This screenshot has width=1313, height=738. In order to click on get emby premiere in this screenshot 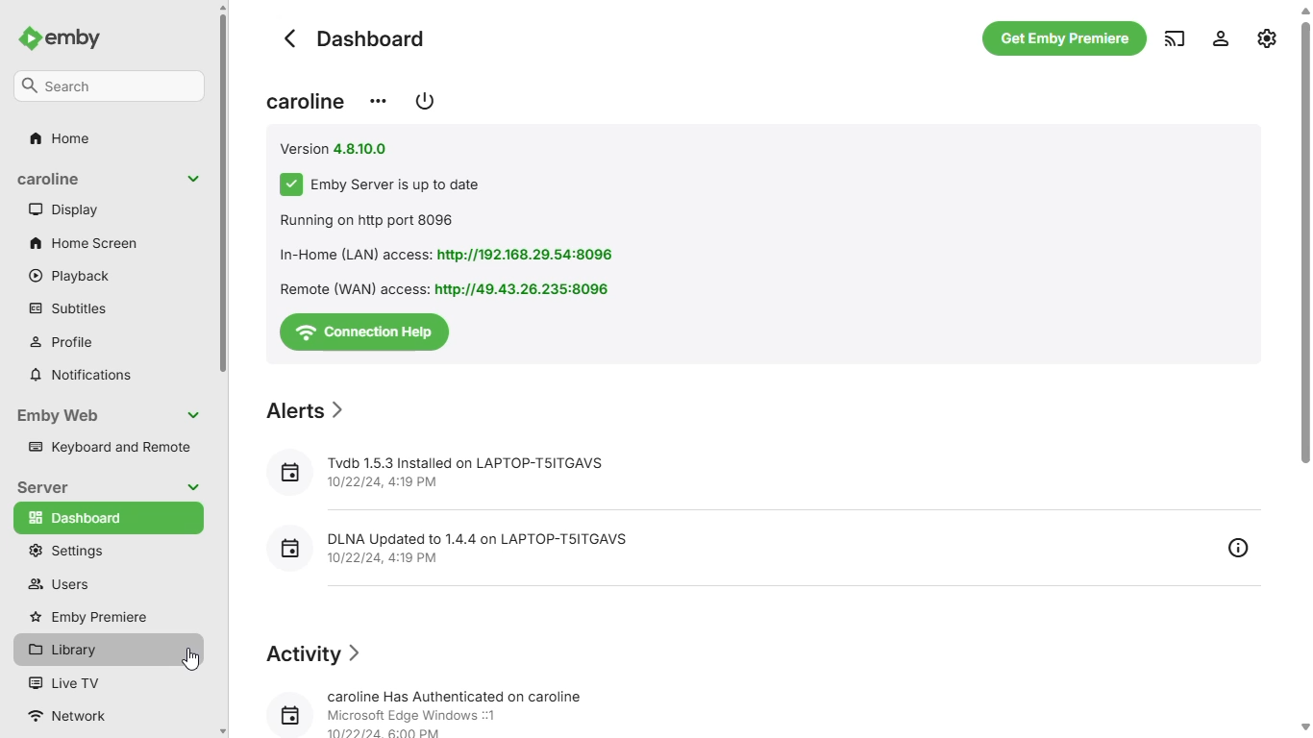, I will do `click(1065, 38)`.